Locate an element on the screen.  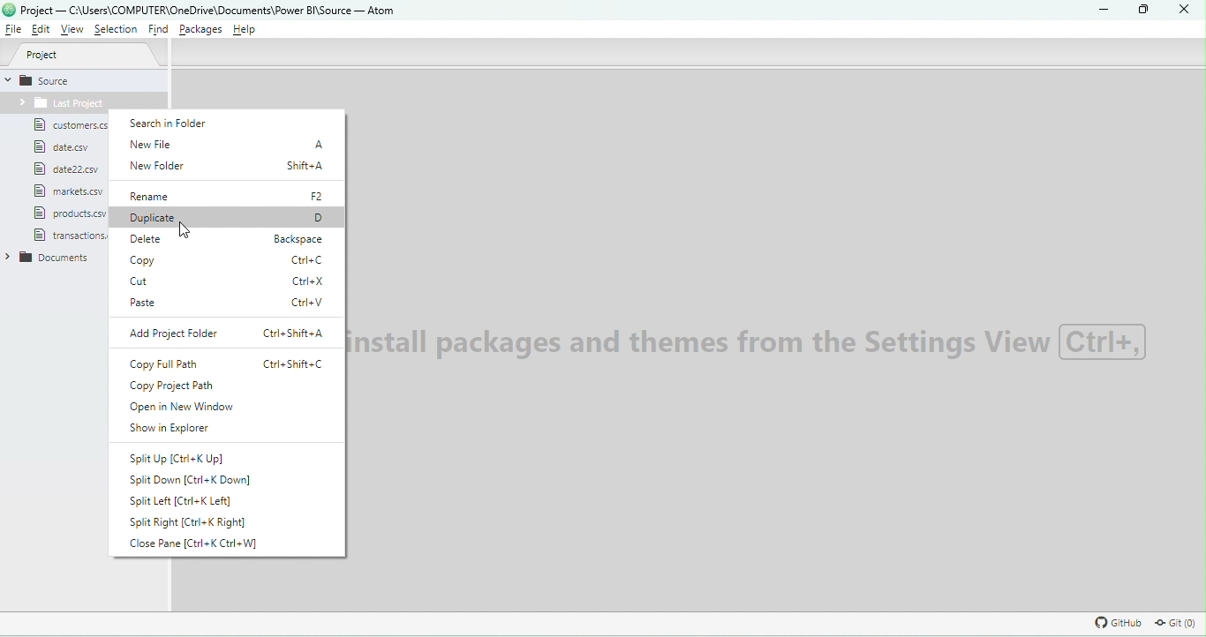
 is located at coordinates (12, 29).